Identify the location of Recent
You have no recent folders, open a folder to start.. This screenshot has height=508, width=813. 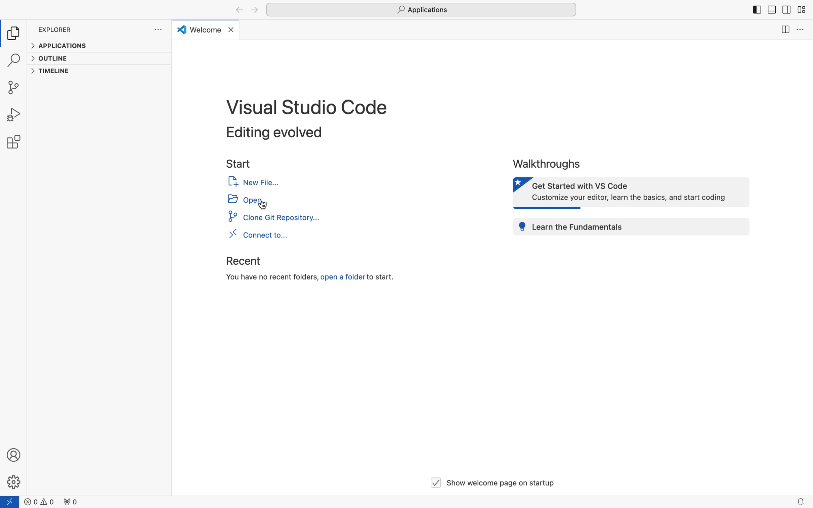
(307, 271).